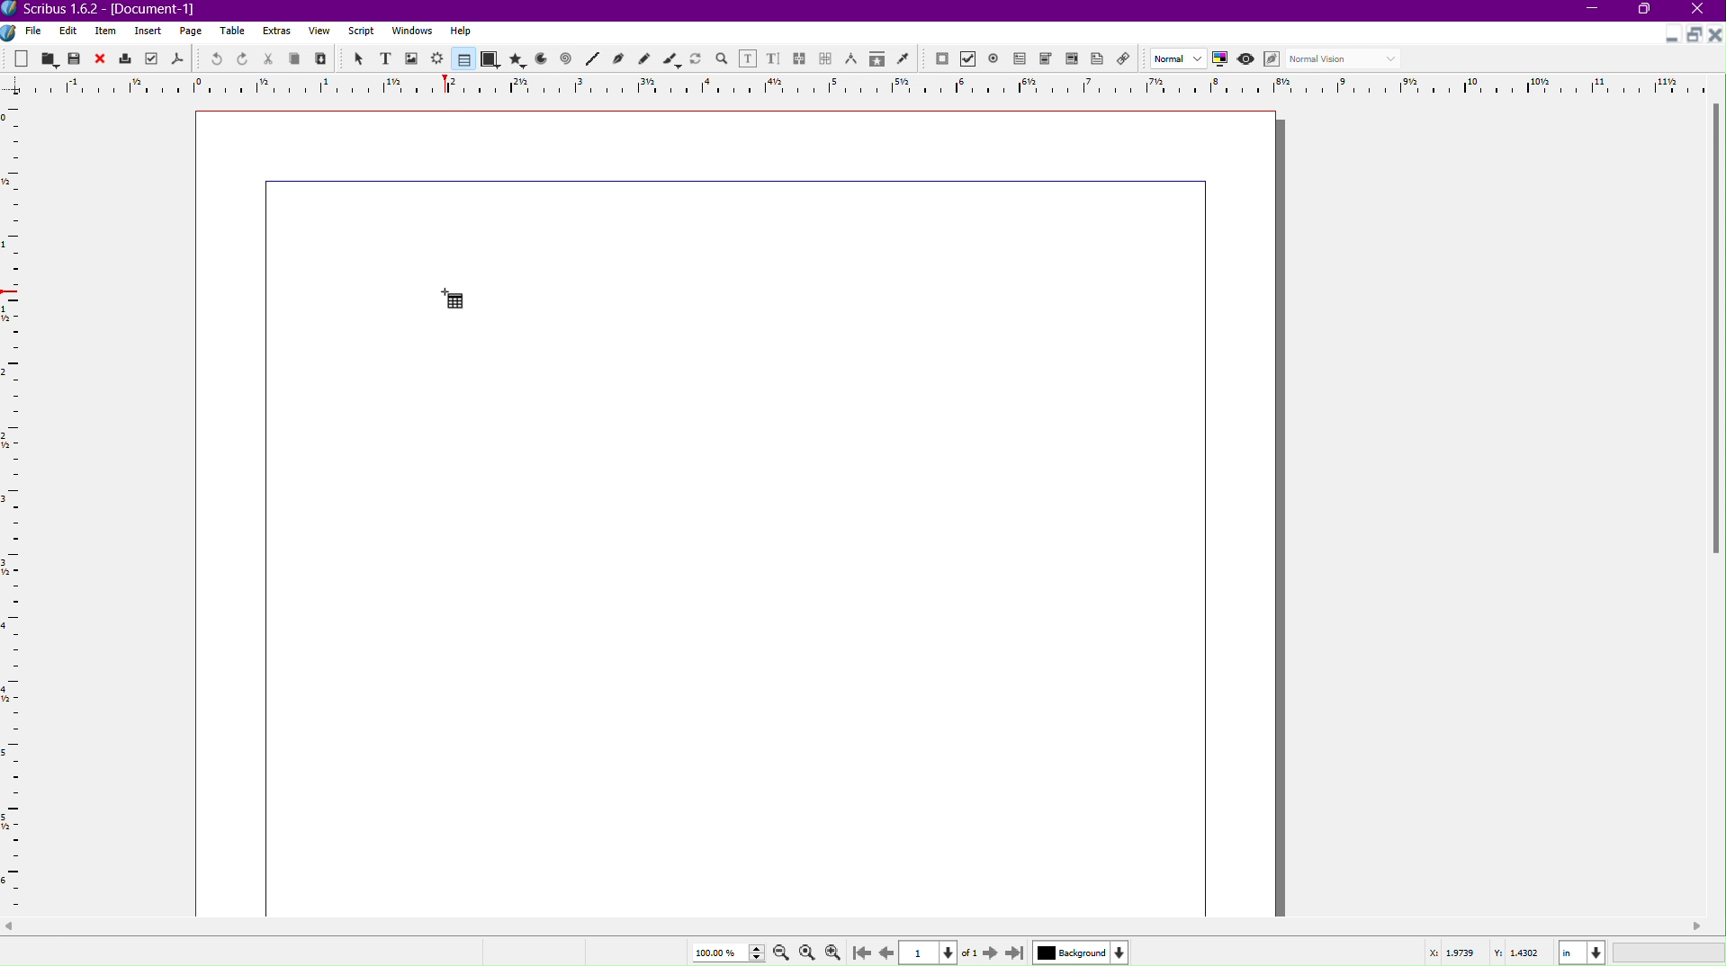 This screenshot has height=966, width=1726. I want to click on Select Item, so click(357, 58).